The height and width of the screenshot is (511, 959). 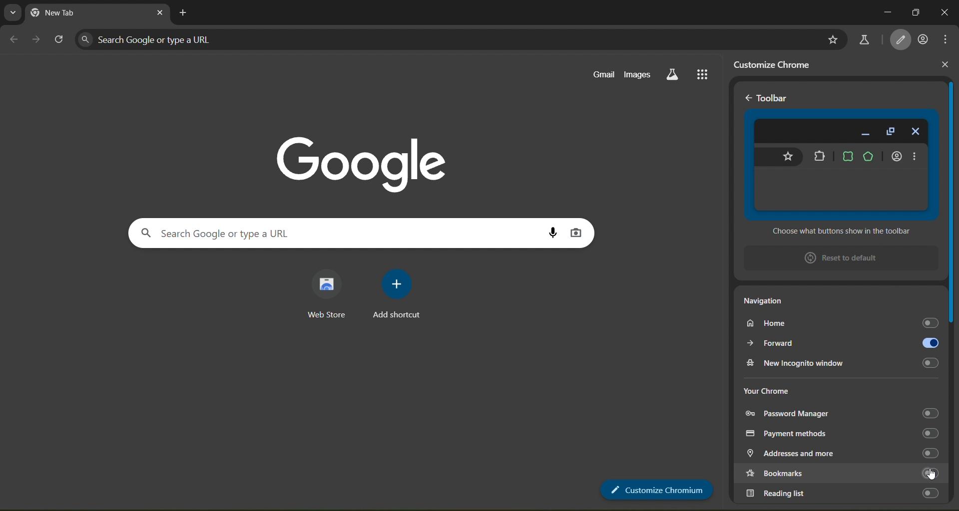 What do you see at coordinates (779, 64) in the screenshot?
I see `customize chrome` at bounding box center [779, 64].